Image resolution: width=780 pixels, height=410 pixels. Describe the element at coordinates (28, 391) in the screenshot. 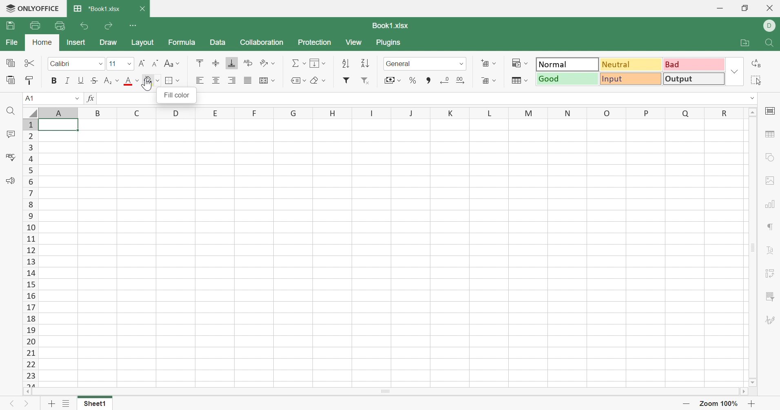

I see `Scroll Left` at that location.